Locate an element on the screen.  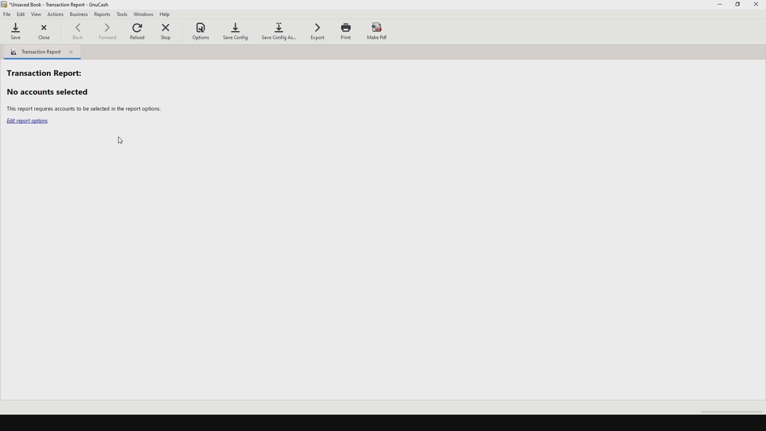
transaction report is located at coordinates (34, 52).